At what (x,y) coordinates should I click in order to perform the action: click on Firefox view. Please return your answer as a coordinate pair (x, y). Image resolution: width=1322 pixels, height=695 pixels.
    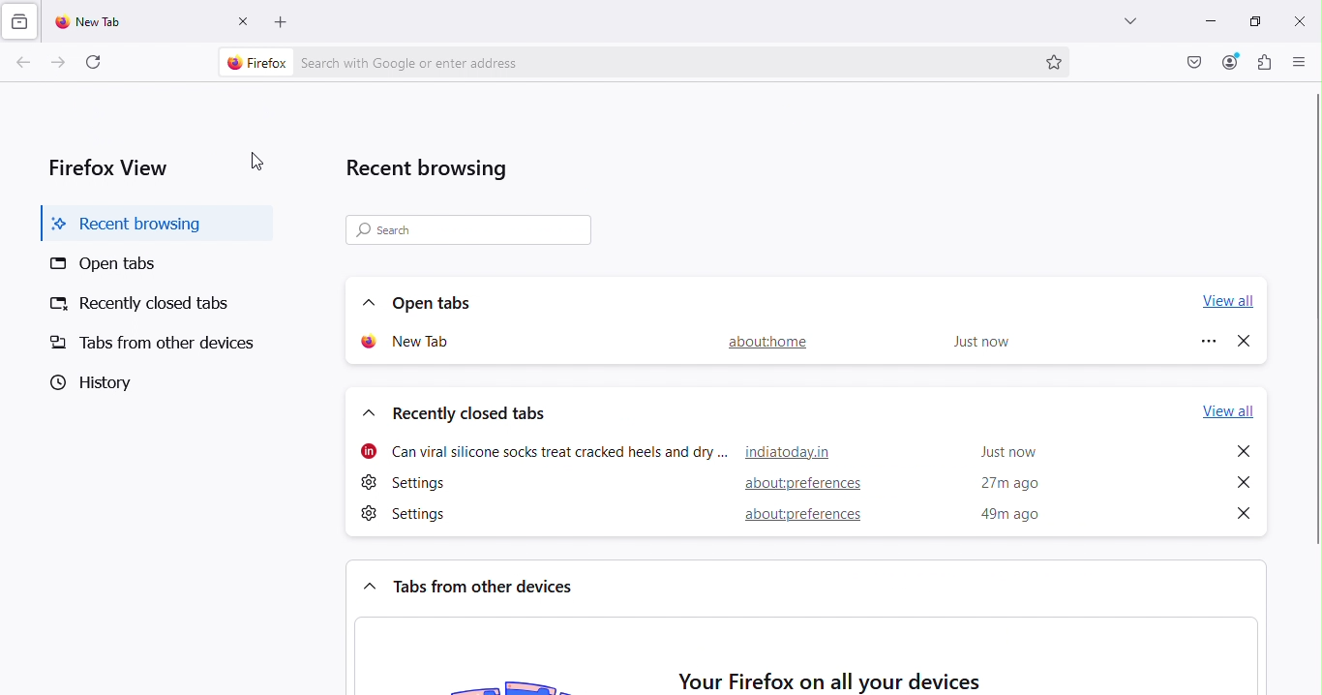
    Looking at the image, I should click on (117, 167).